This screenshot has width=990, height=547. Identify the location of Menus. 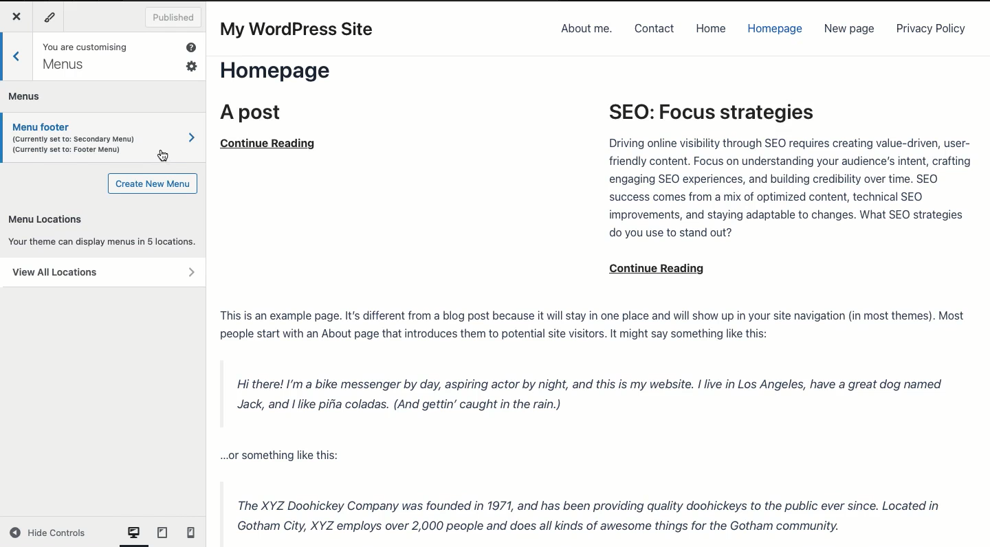
(27, 98).